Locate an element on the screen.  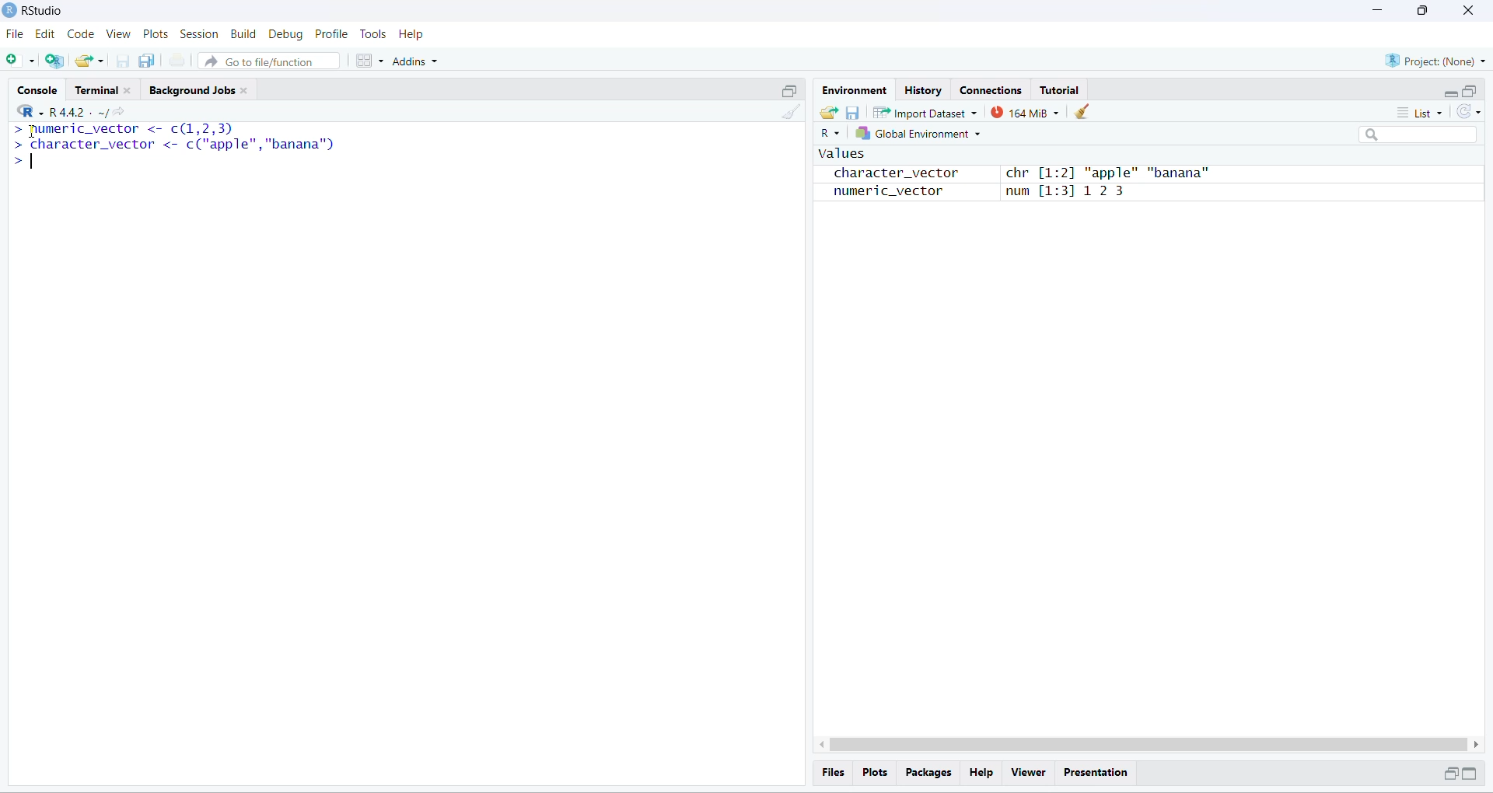
maximize is located at coordinates (1470, 773).